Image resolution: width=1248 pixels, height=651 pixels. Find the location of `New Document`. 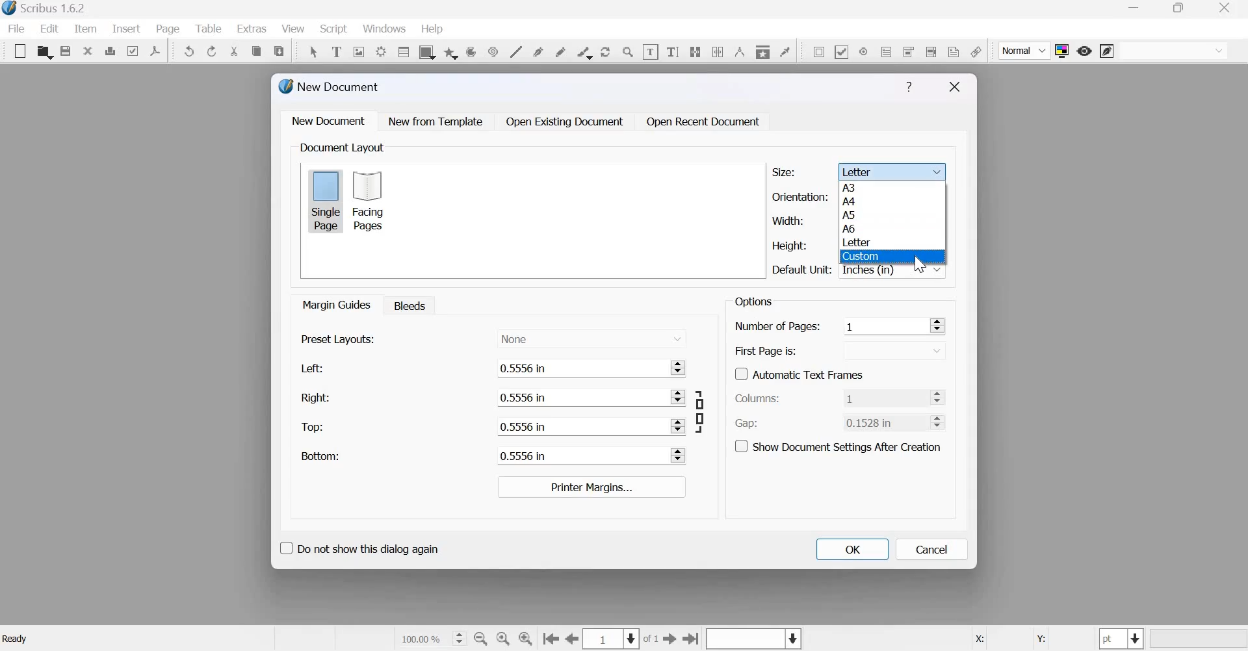

New Document is located at coordinates (330, 86).